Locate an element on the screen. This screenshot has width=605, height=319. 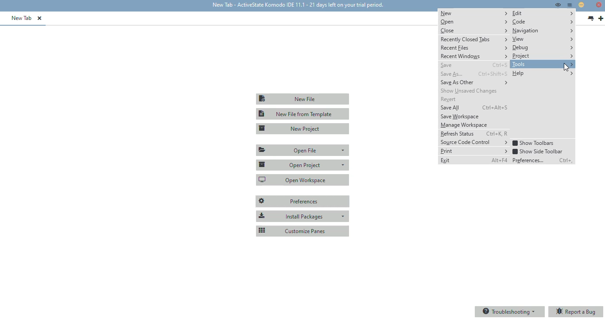
shortcut for save is located at coordinates (500, 65).